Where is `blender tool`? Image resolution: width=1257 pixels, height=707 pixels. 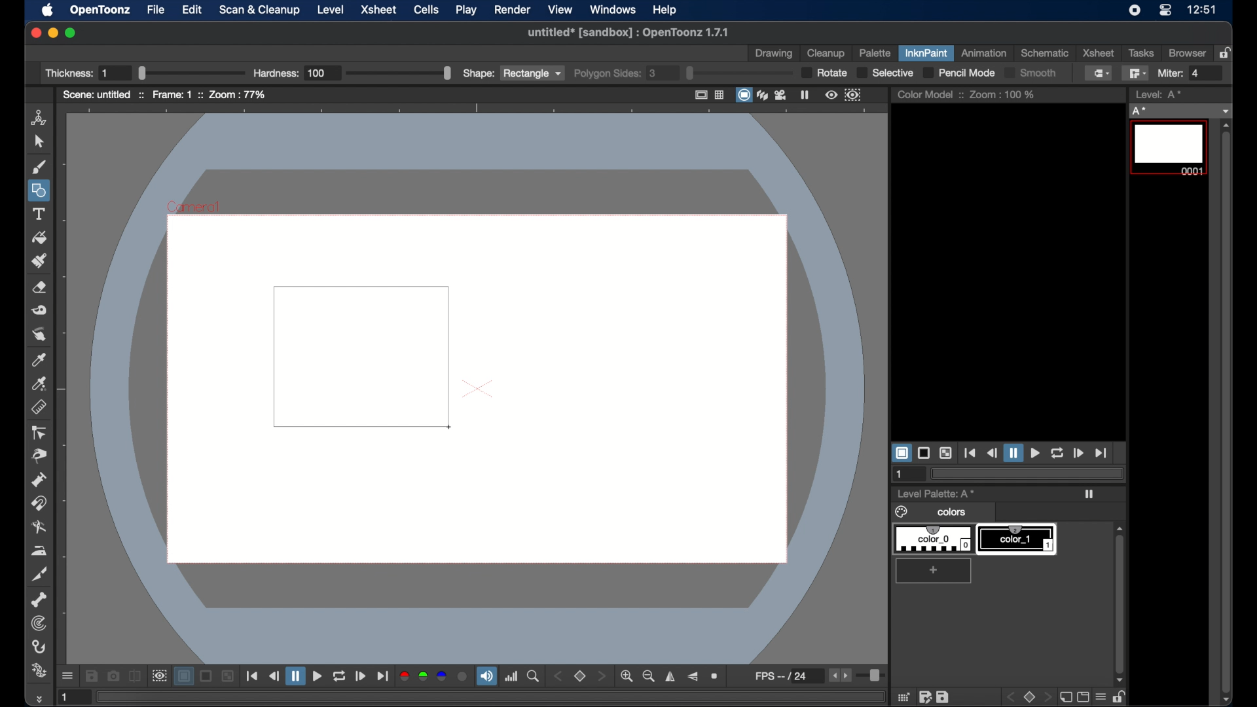
blender tool is located at coordinates (39, 528).